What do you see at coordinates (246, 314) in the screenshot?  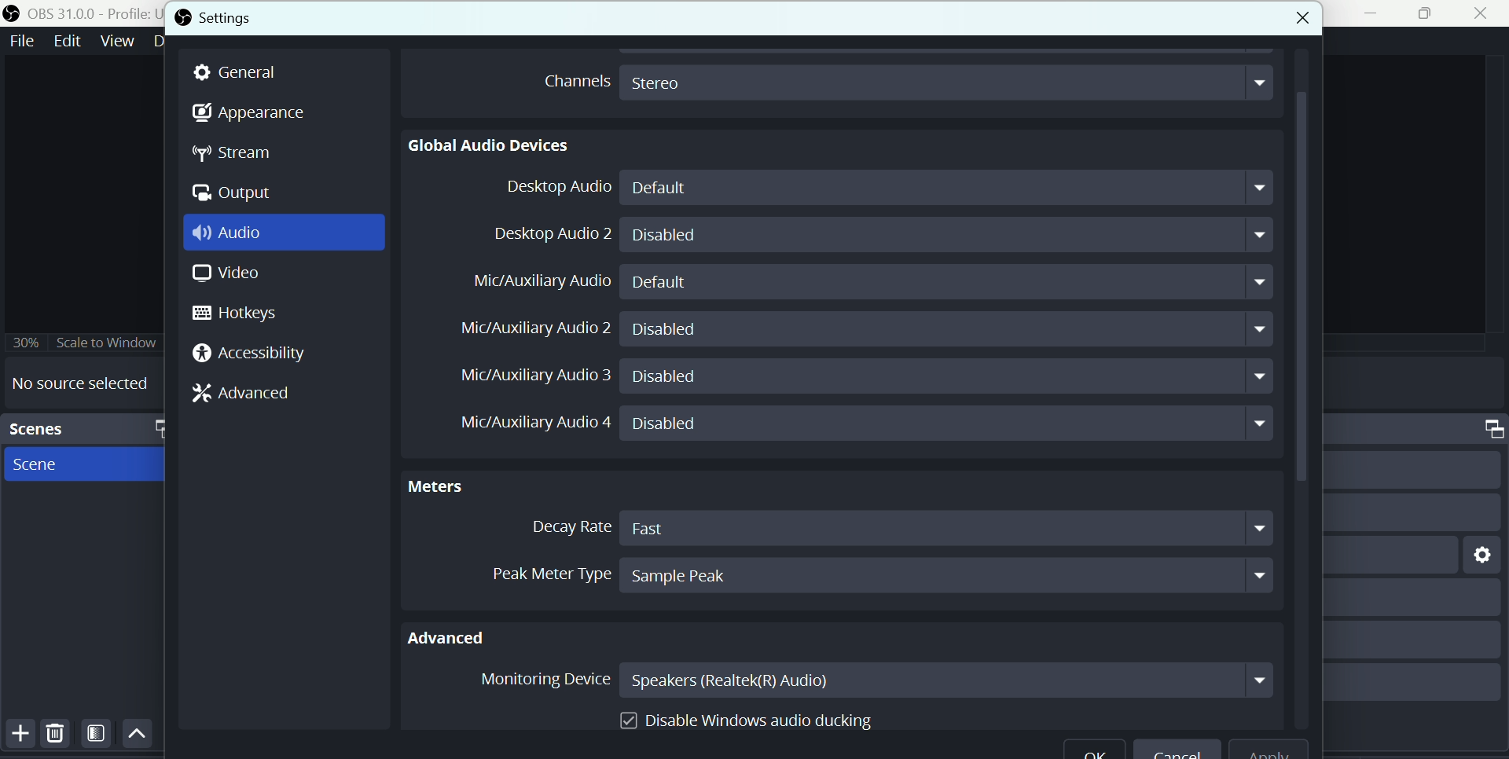 I see `Hotkeys` at bounding box center [246, 314].